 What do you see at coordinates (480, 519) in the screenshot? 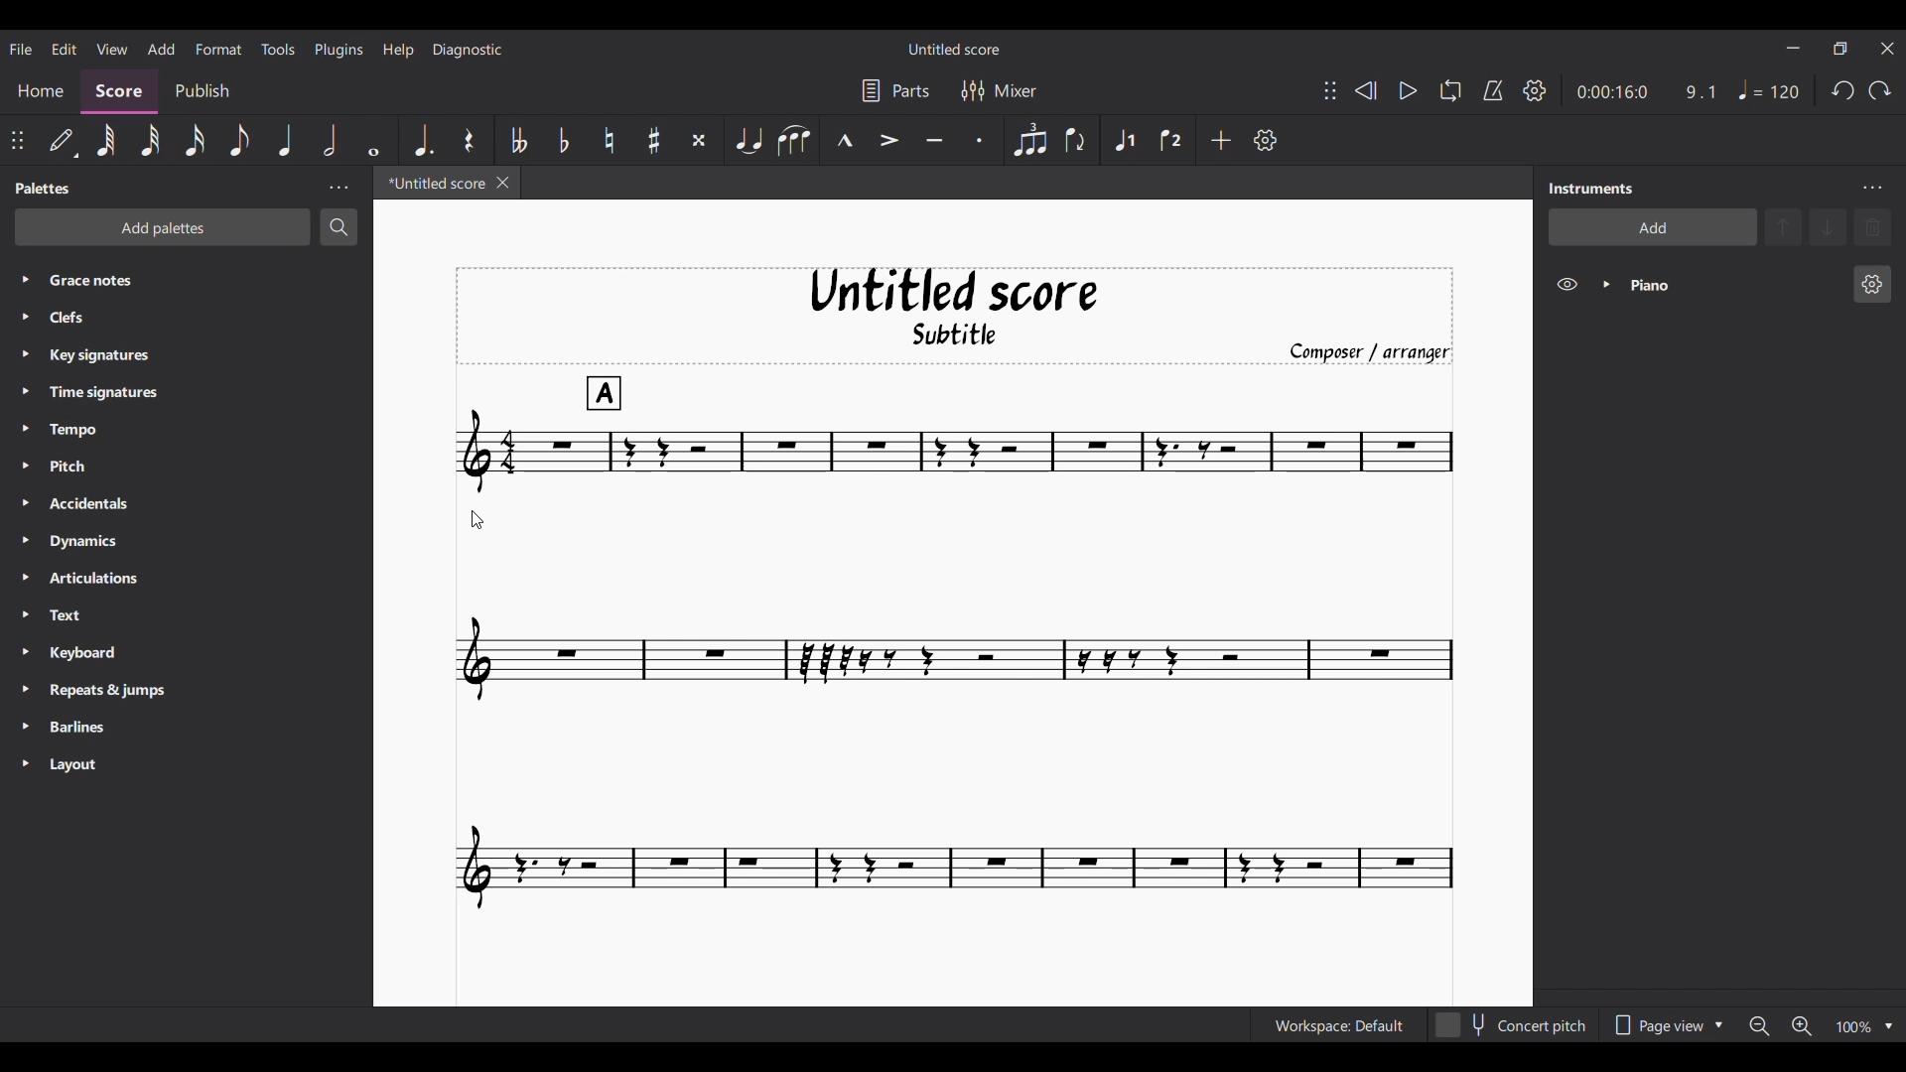
I see `Cursor` at bounding box center [480, 519].